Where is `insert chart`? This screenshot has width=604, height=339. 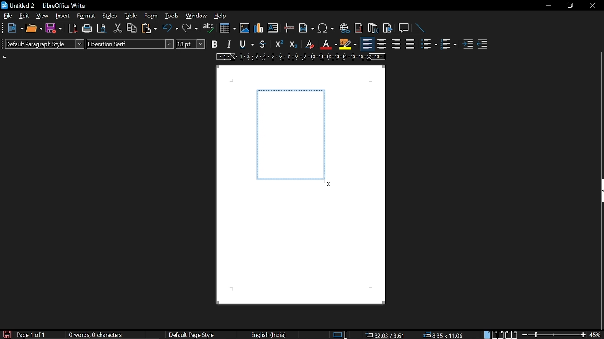 insert chart is located at coordinates (228, 28).